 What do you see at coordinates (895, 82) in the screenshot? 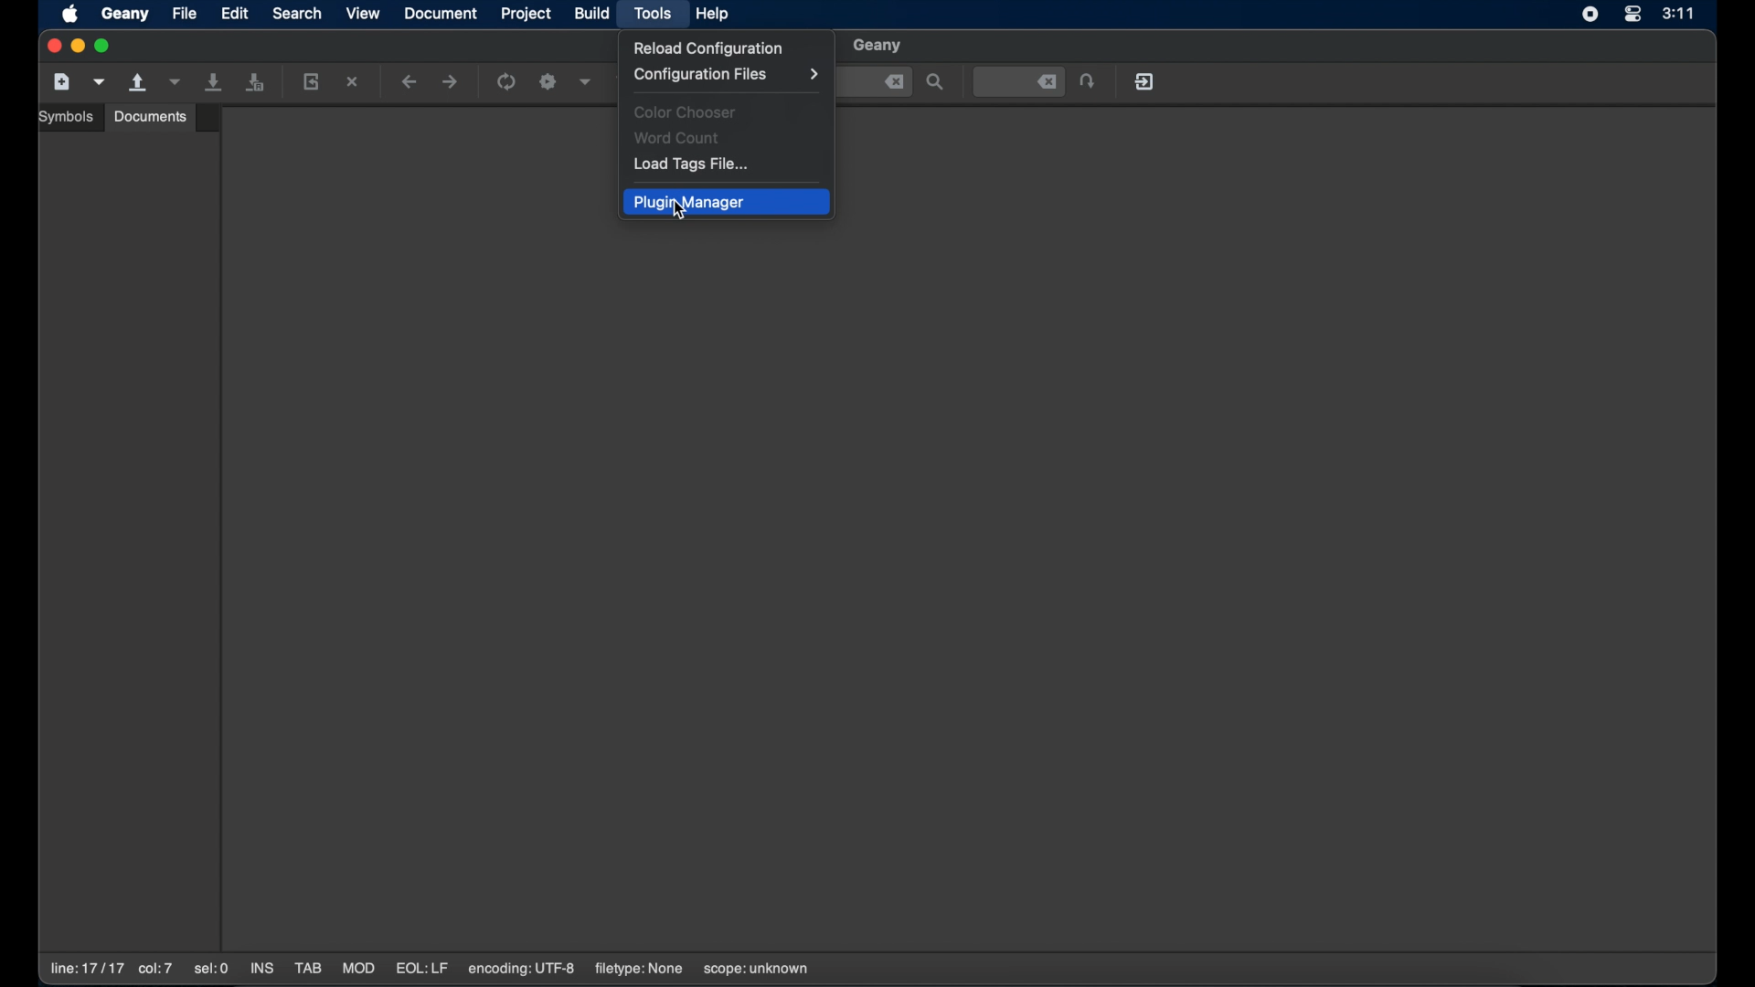
I see `close` at bounding box center [895, 82].